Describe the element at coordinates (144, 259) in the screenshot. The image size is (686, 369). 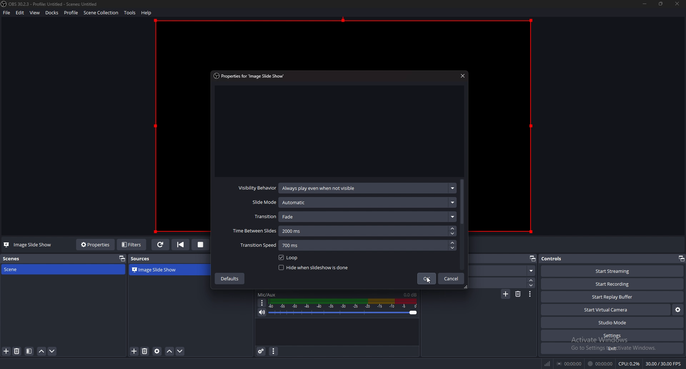
I see `sources` at that location.